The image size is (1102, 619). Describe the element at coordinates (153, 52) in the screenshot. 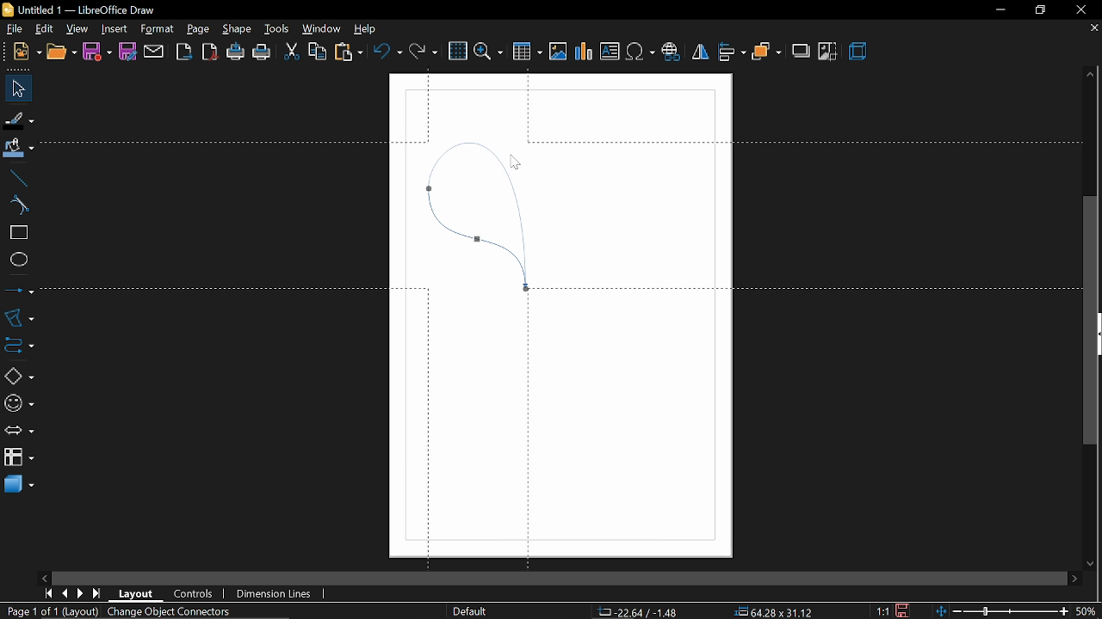

I see `attach` at that location.